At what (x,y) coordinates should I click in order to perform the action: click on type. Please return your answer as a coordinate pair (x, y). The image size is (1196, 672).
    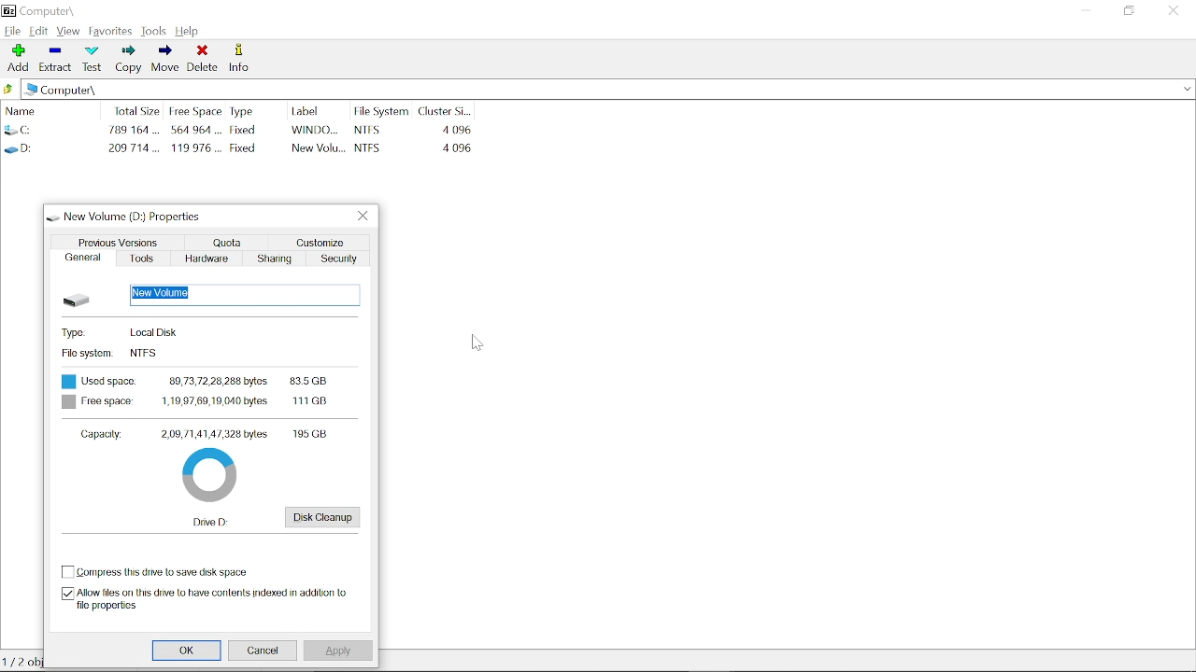
    Looking at the image, I should click on (244, 110).